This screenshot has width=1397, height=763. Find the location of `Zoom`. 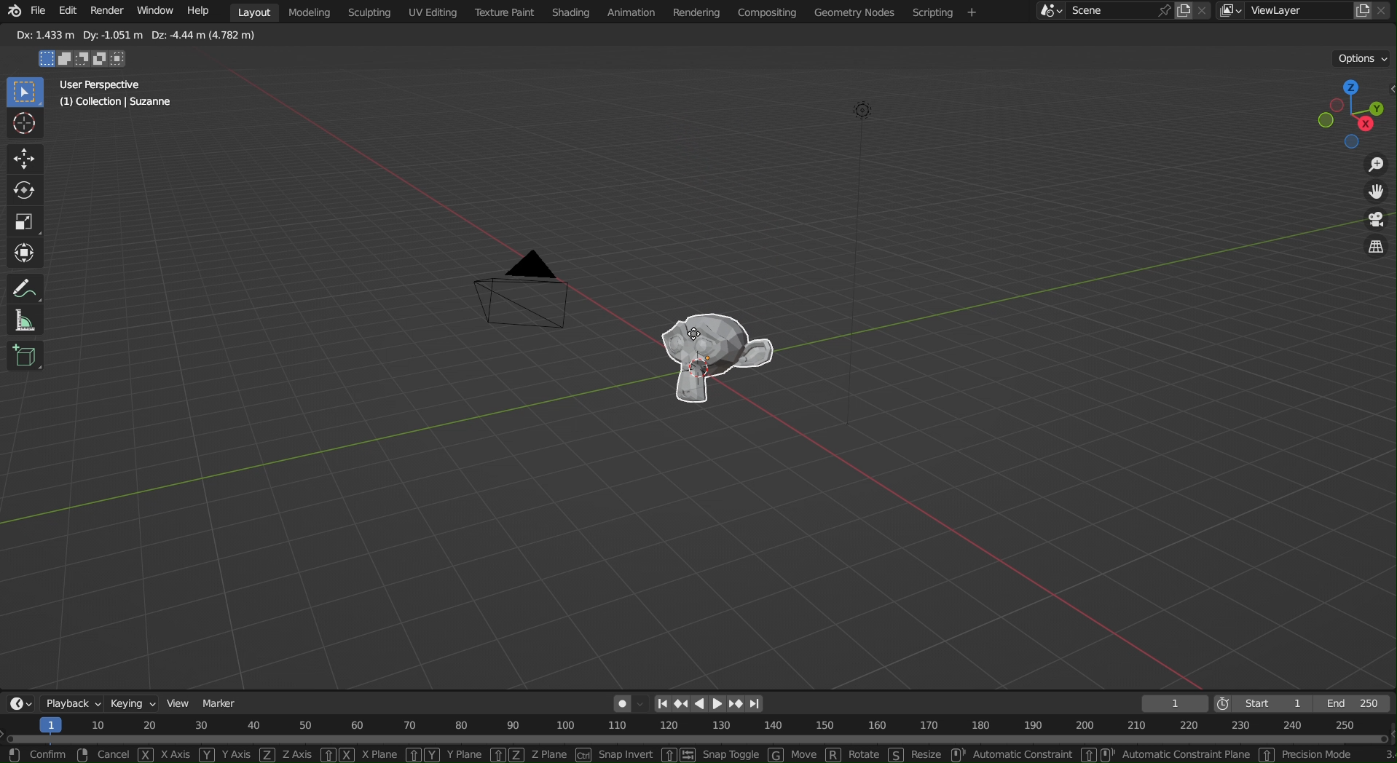

Zoom is located at coordinates (1375, 165).